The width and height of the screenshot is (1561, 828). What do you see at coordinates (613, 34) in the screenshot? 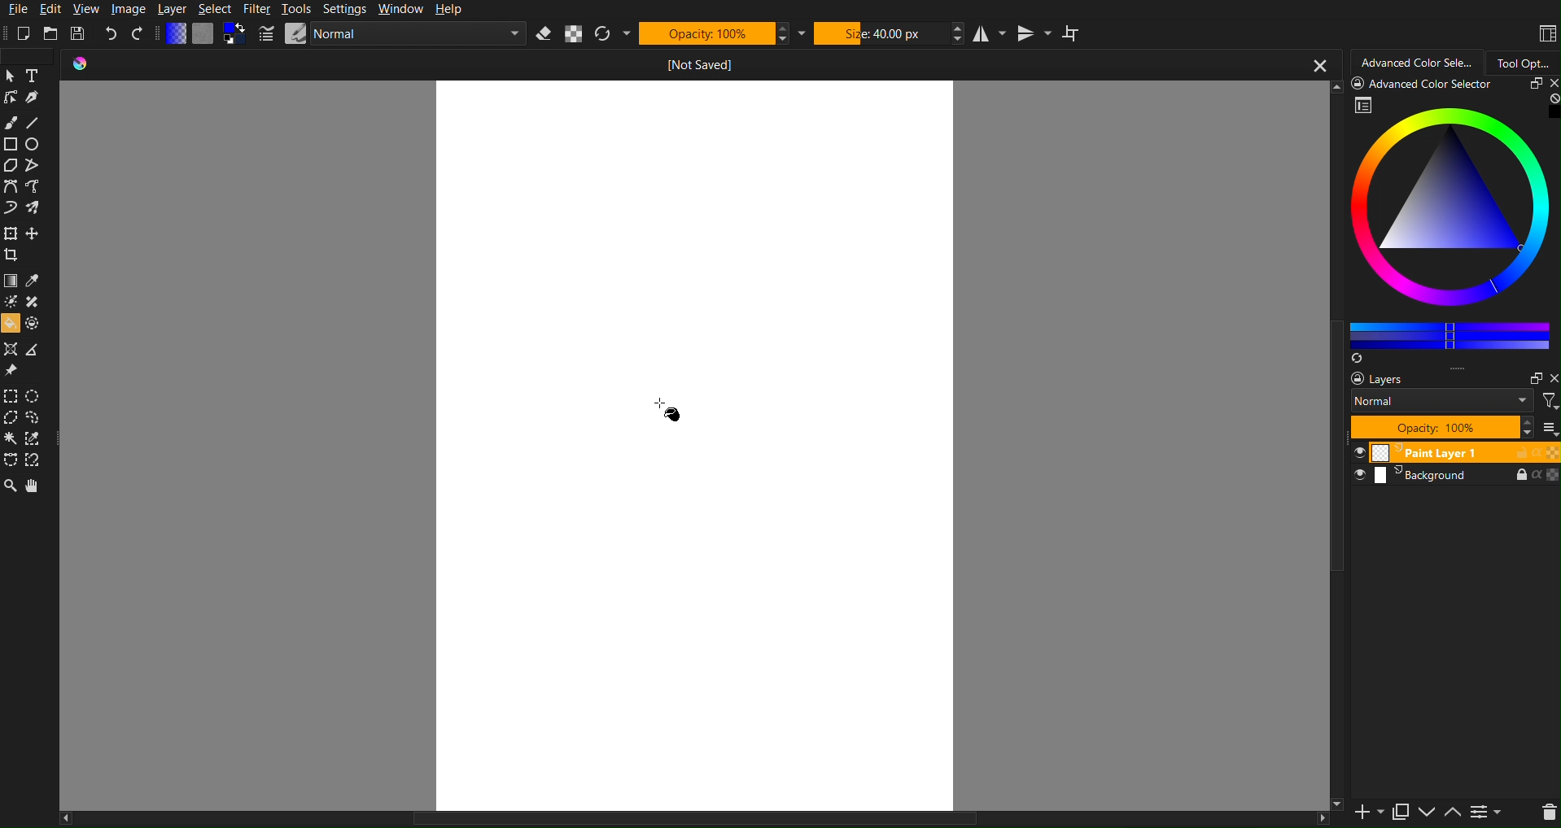
I see `Refresh` at bounding box center [613, 34].